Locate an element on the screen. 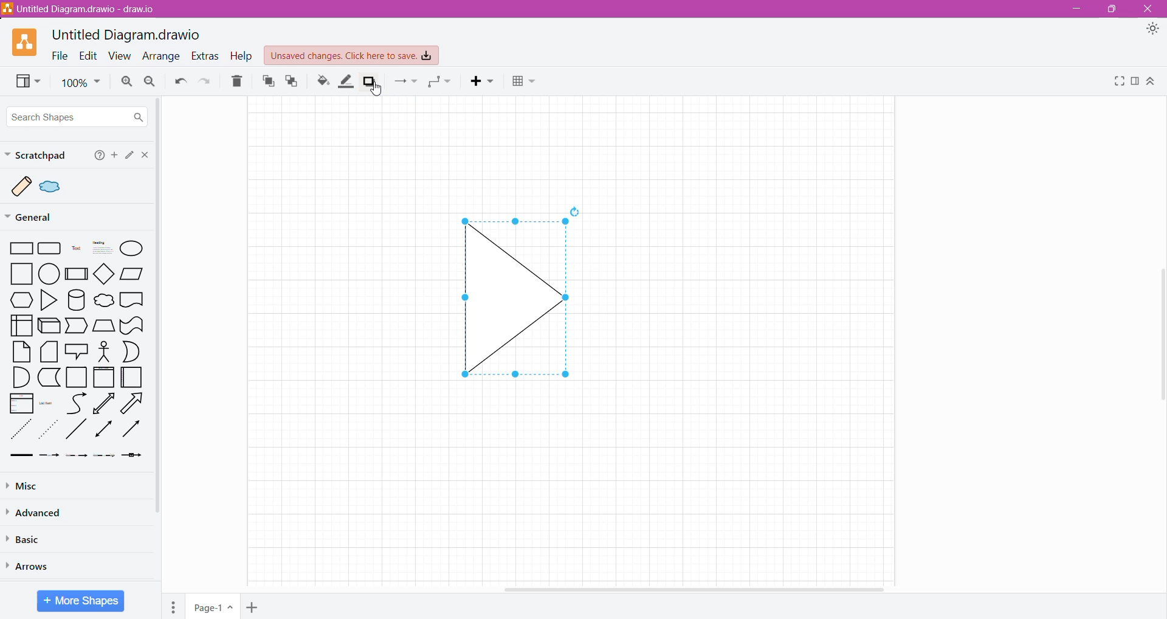 Image resolution: width=1167 pixels, height=619 pixels. Close is located at coordinates (144, 154).